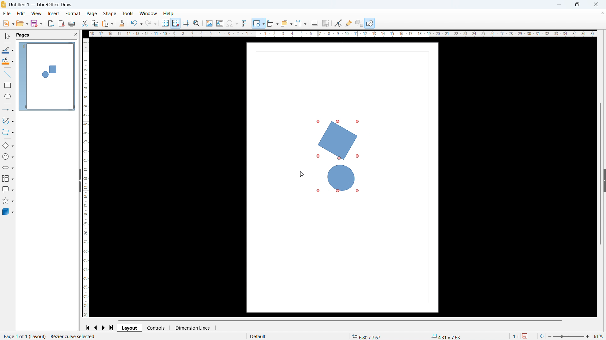 The width and height of the screenshot is (606, 340). What do you see at coordinates (349, 23) in the screenshot?
I see `Show glue Point functions ` at bounding box center [349, 23].